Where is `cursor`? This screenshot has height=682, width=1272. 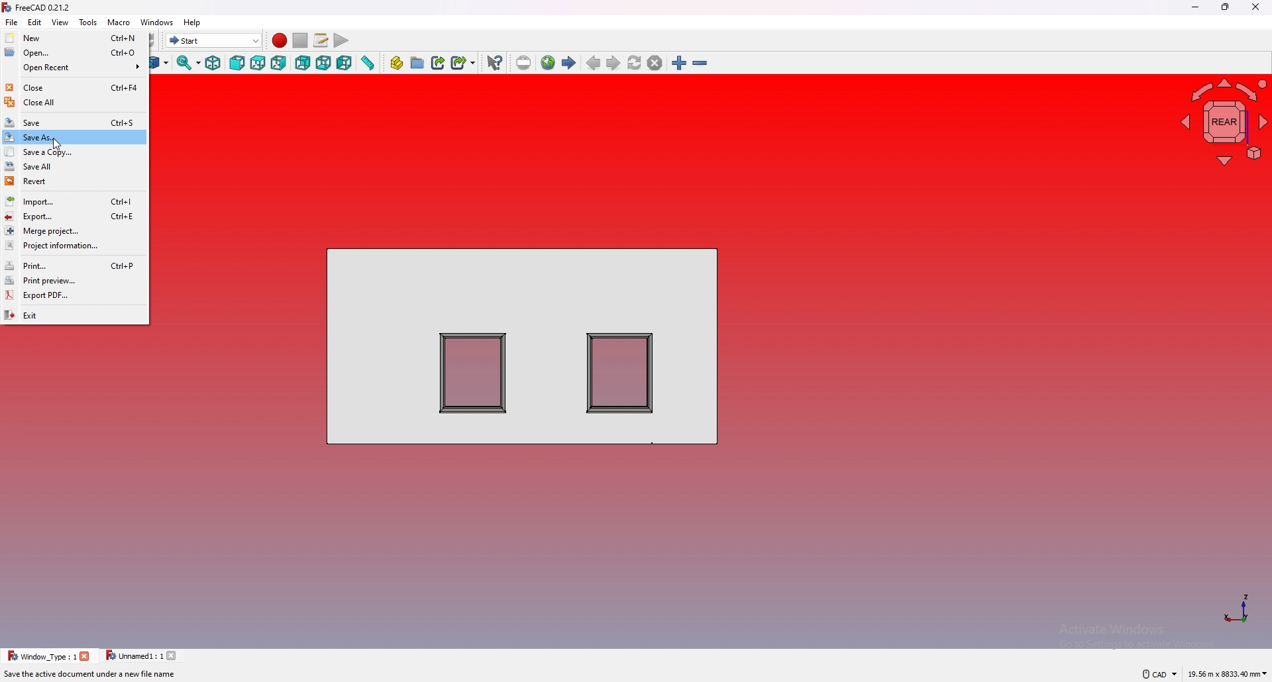 cursor is located at coordinates (59, 145).